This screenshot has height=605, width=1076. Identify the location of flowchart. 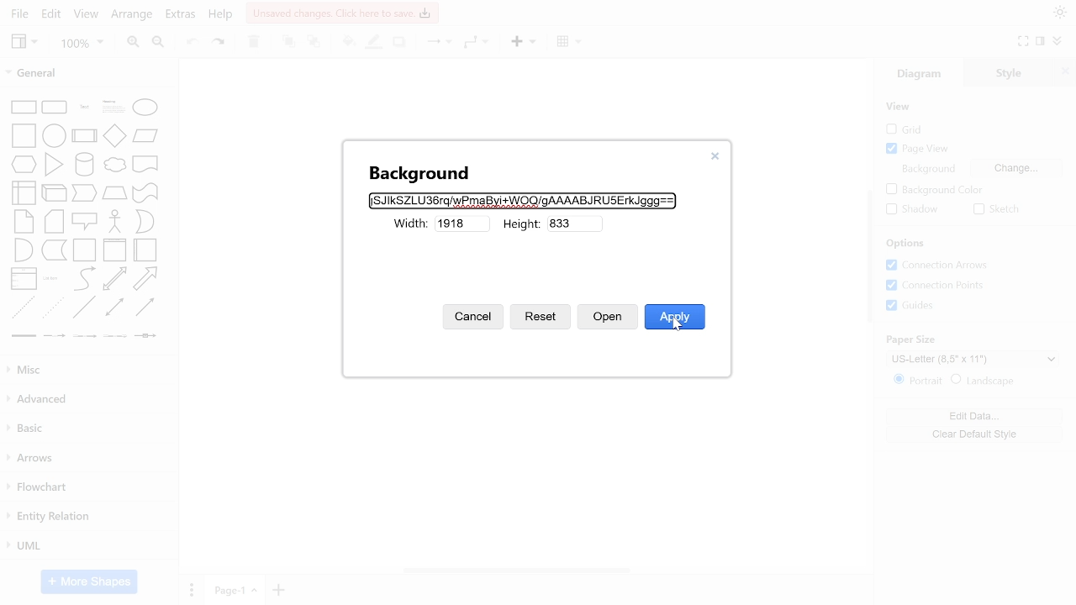
(86, 489).